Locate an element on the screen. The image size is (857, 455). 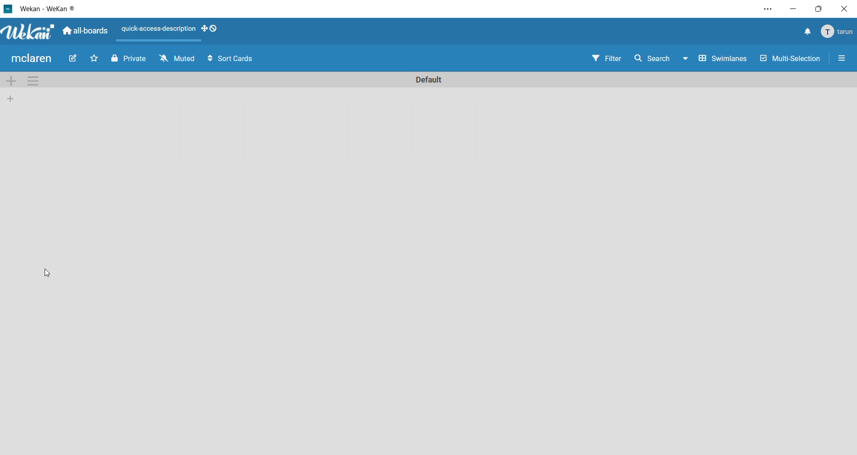
cursor is located at coordinates (50, 274).